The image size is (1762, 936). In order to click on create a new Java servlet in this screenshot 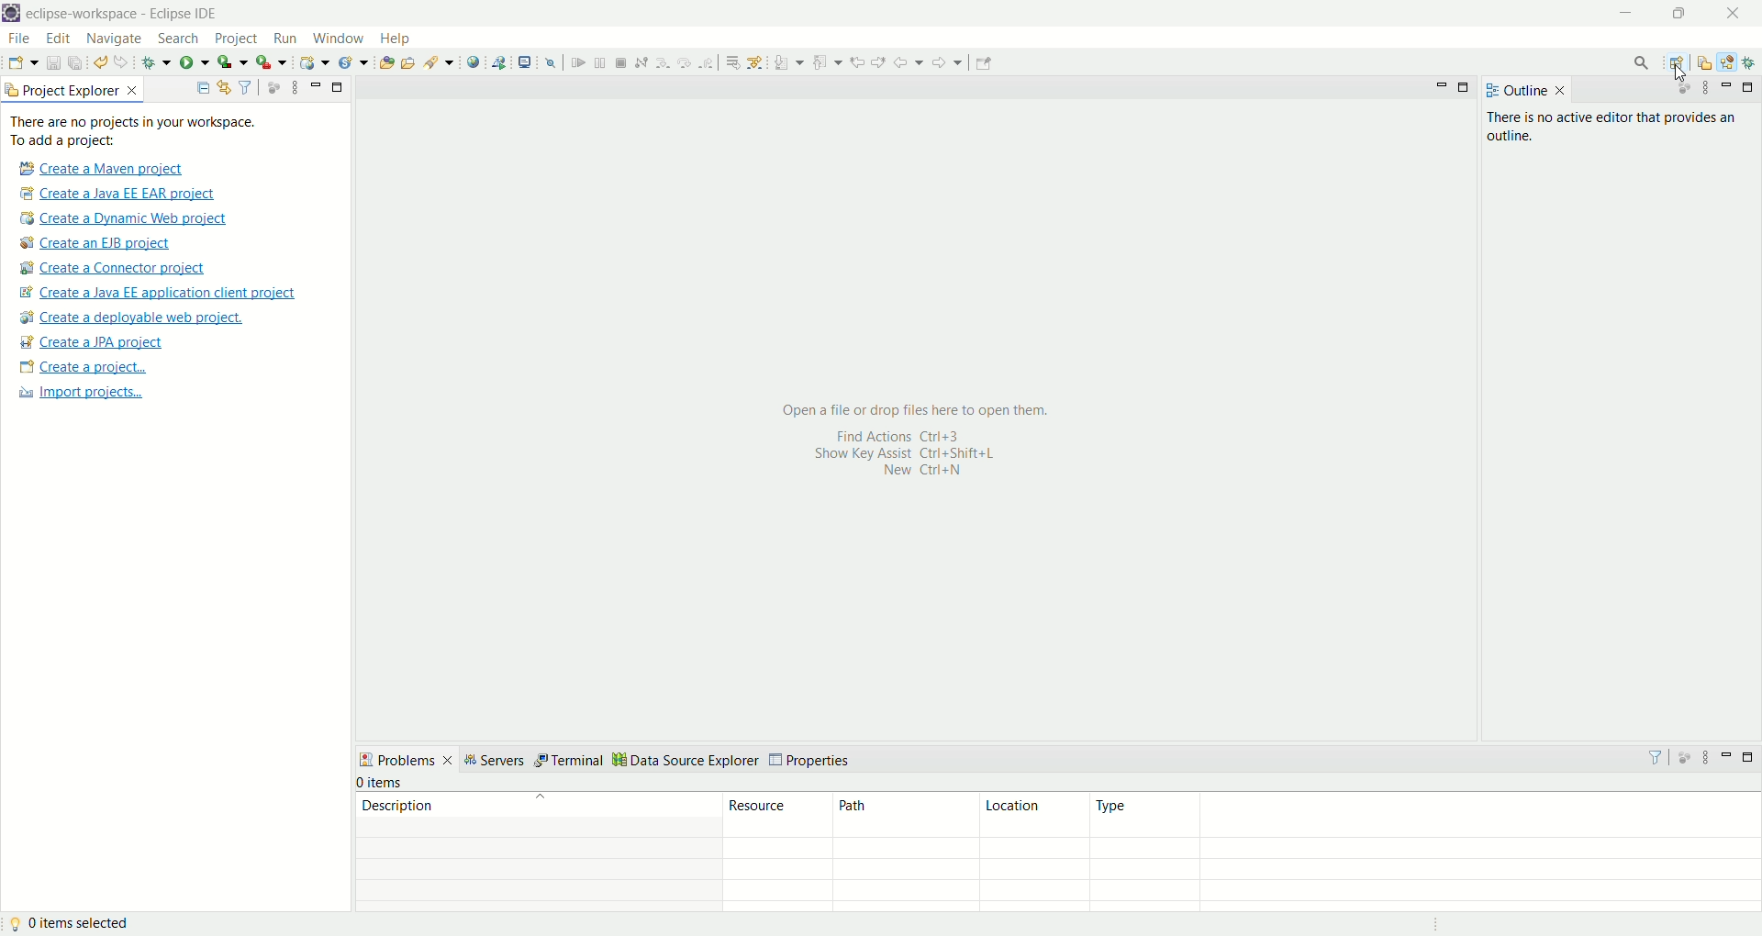, I will do `click(351, 63)`.